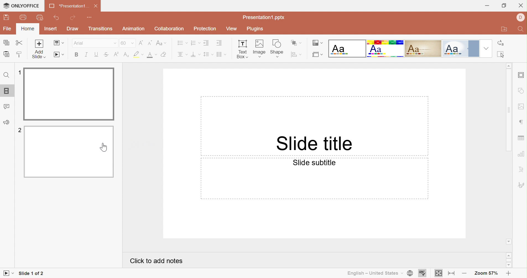  What do you see at coordinates (520, 16) in the screenshot?
I see `DELL` at bounding box center [520, 16].